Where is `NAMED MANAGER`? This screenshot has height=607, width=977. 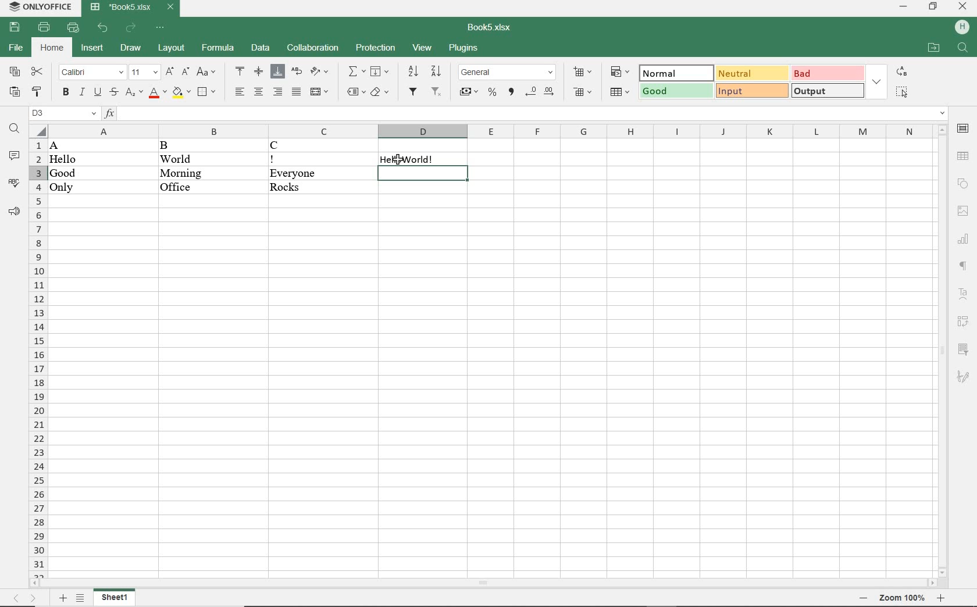
NAMED MANAGER is located at coordinates (64, 113).